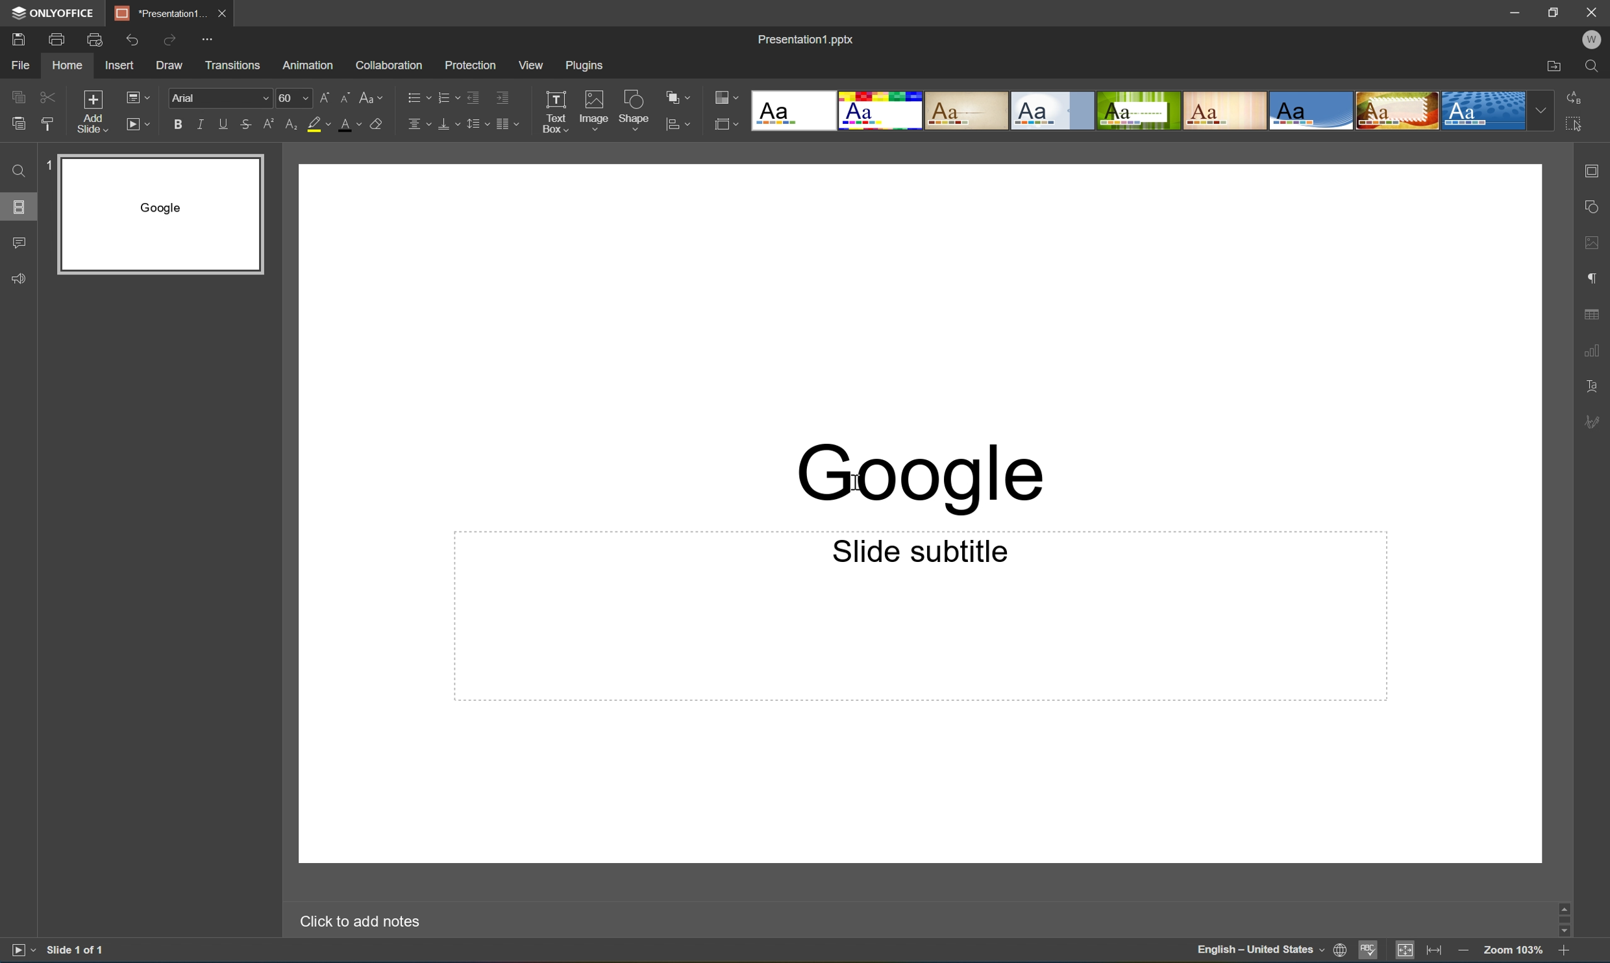 This screenshot has height=963, width=1610. Describe the element at coordinates (594, 110) in the screenshot. I see `Image` at that location.